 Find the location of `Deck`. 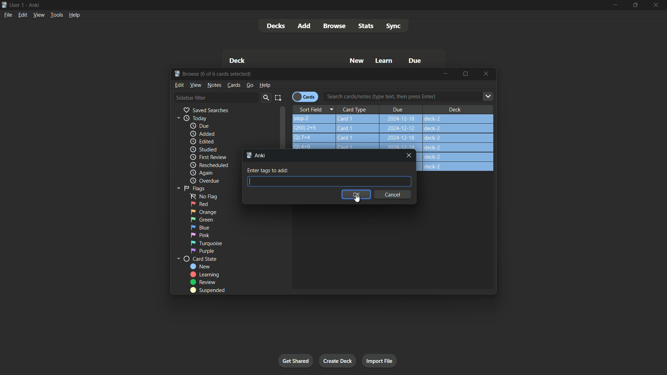

Deck is located at coordinates (454, 109).